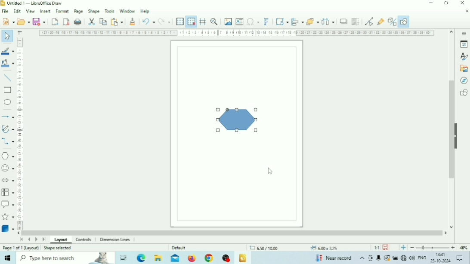  I want to click on Stars and Banners, so click(8, 217).